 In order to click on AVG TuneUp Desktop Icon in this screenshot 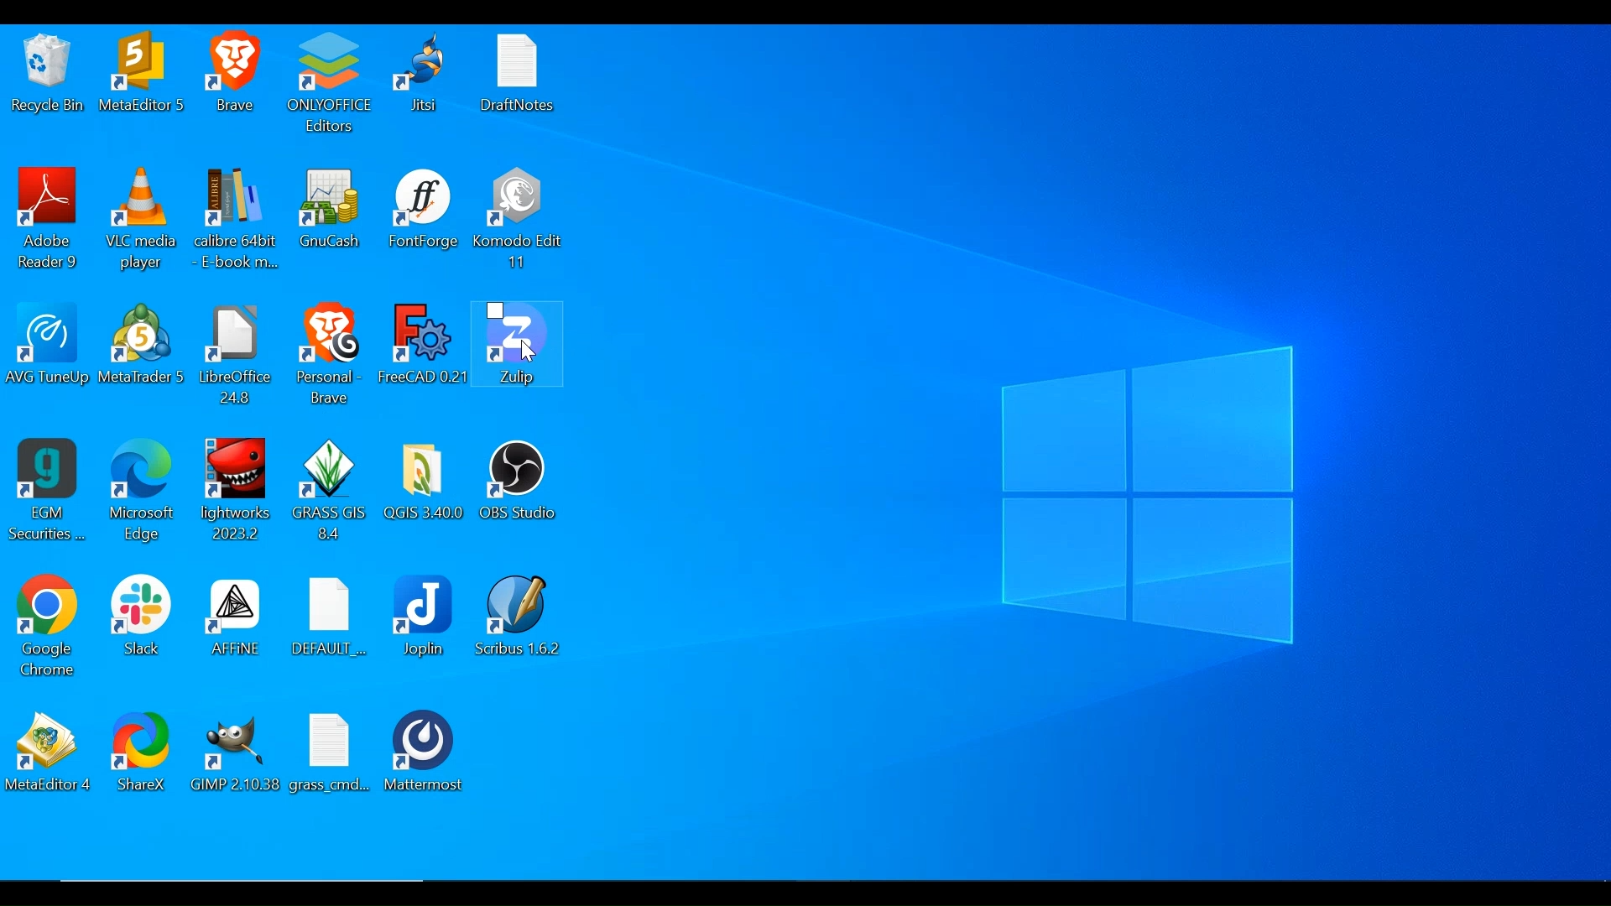, I will do `click(47, 346)`.